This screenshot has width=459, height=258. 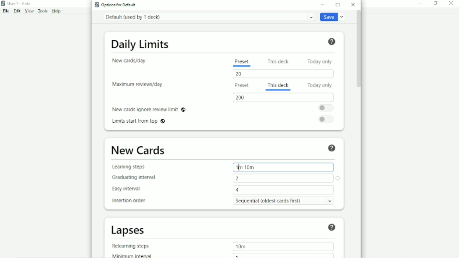 What do you see at coordinates (239, 179) in the screenshot?
I see `2` at bounding box center [239, 179].